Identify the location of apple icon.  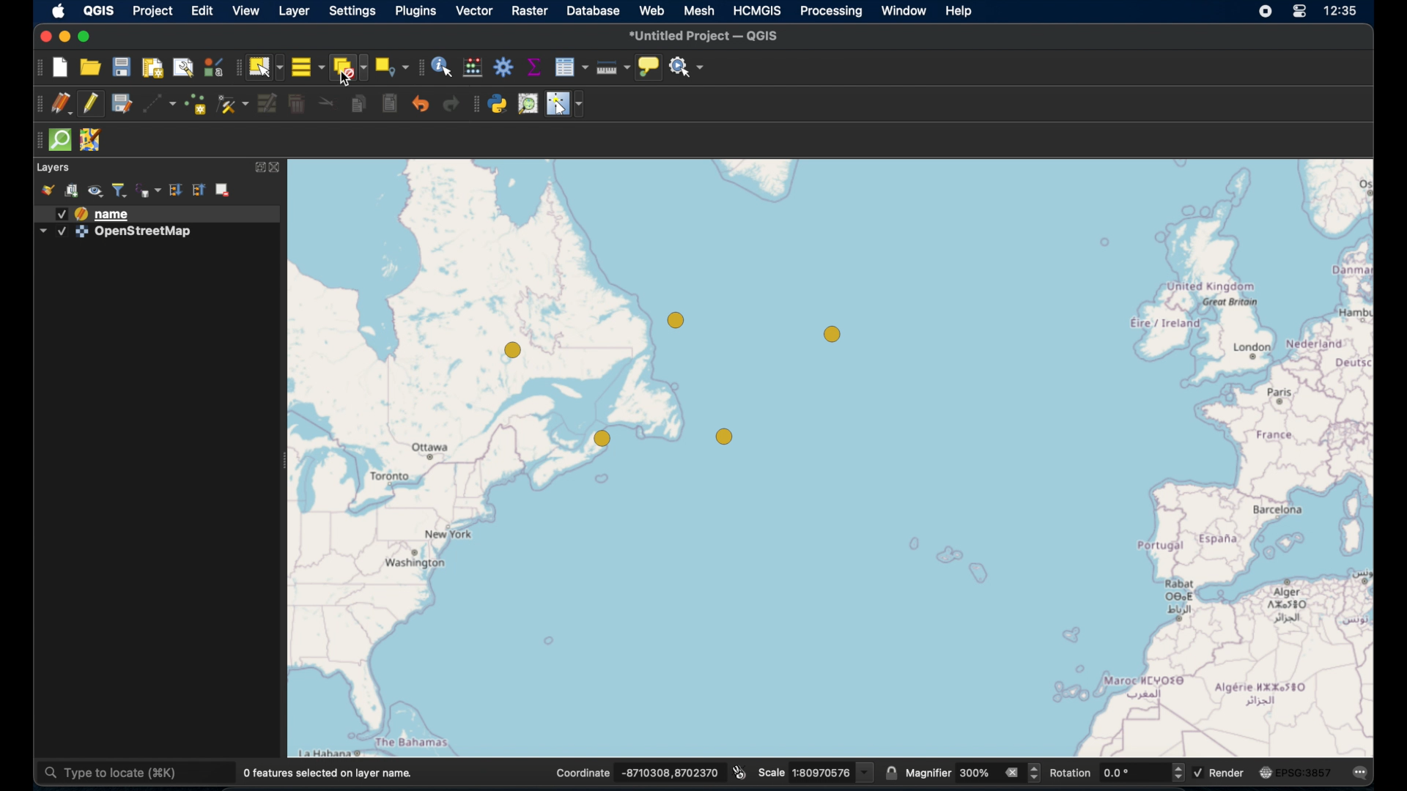
(58, 11).